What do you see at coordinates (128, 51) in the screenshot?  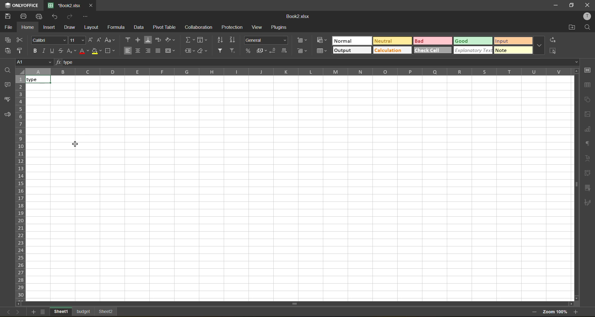 I see `align left enabled` at bounding box center [128, 51].